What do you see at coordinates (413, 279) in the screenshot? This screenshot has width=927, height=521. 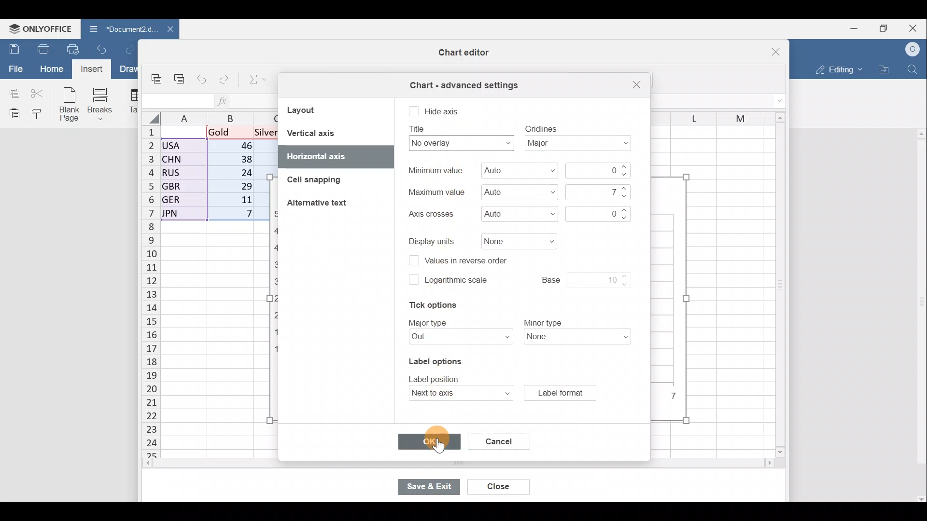 I see `checkbox` at bounding box center [413, 279].